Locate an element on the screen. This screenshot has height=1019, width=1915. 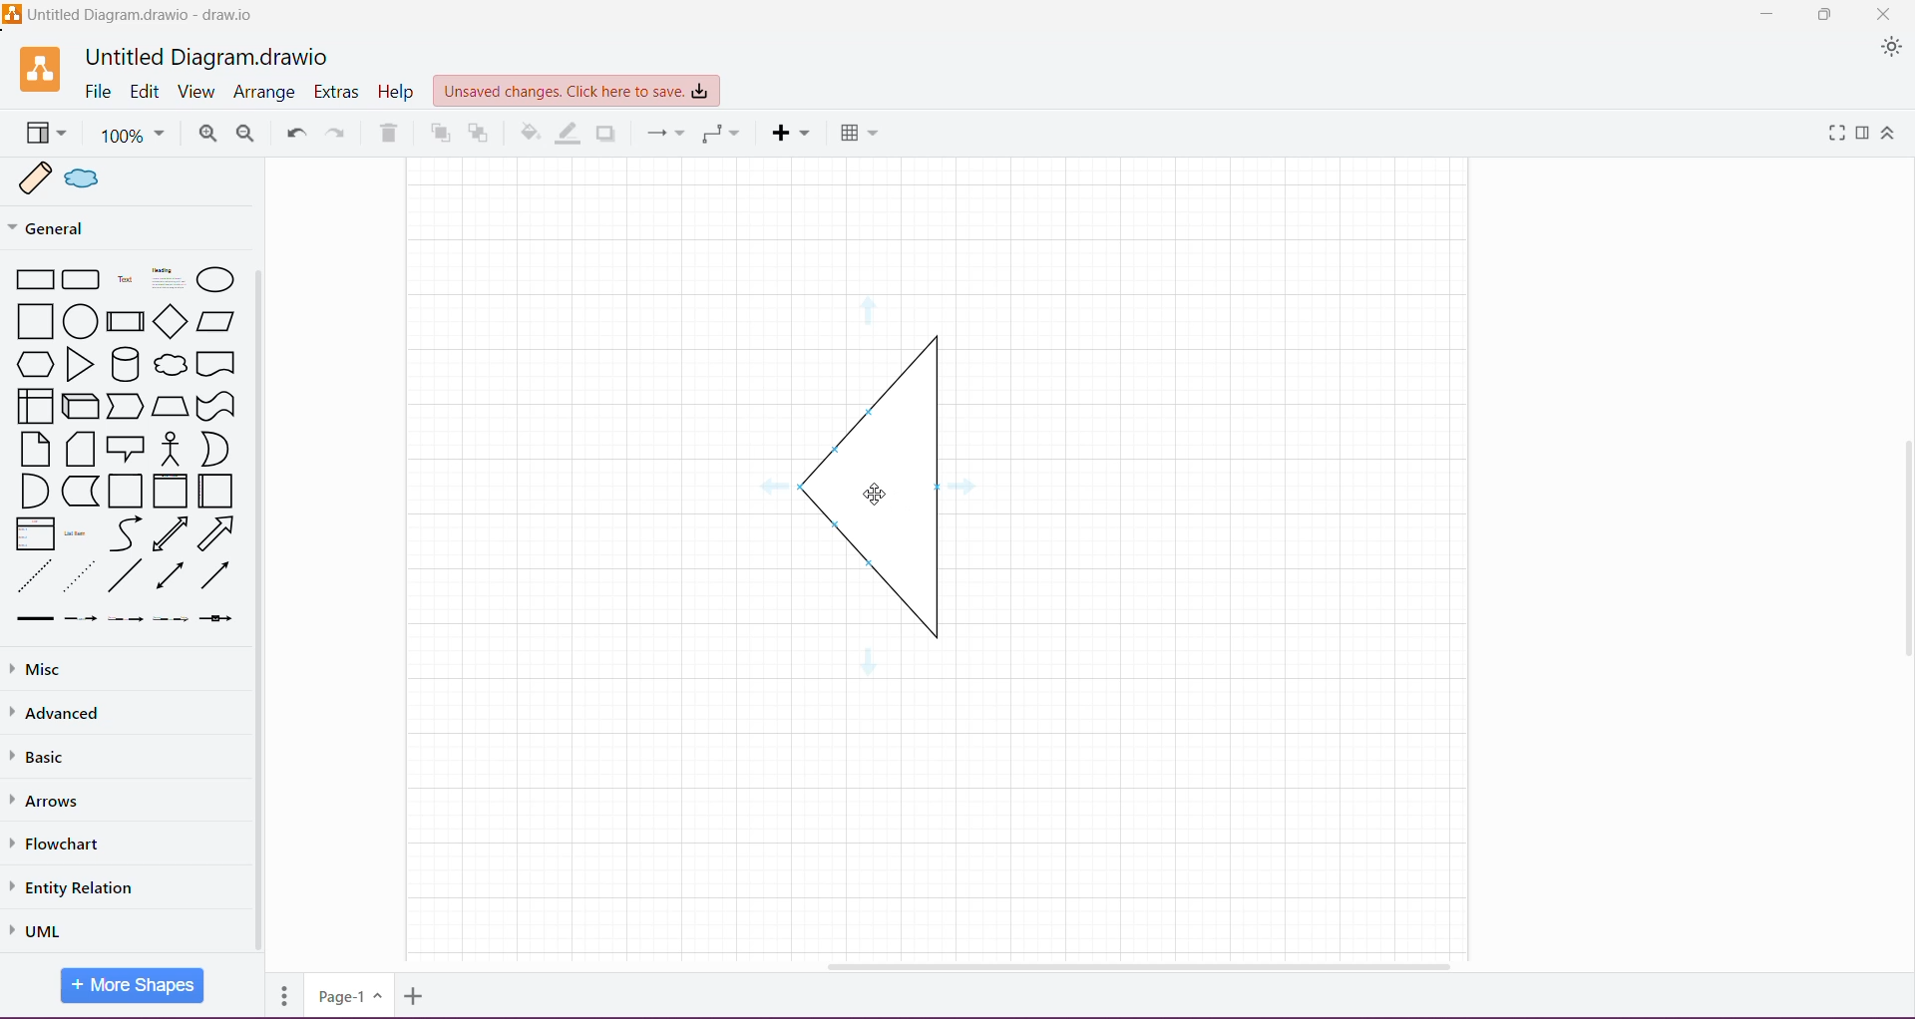
Connectors is located at coordinates (665, 133).